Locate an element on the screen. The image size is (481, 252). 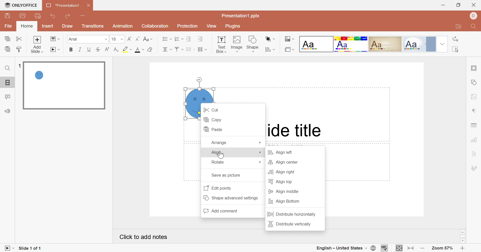
Customize quick access toolbar is located at coordinates (83, 16).